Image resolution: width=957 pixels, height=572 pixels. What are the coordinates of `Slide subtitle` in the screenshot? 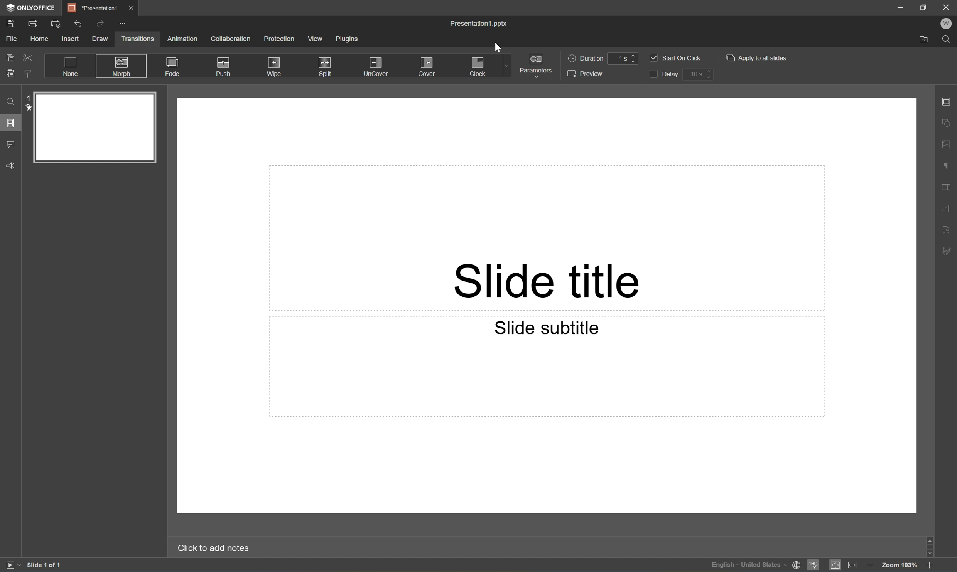 It's located at (550, 328).